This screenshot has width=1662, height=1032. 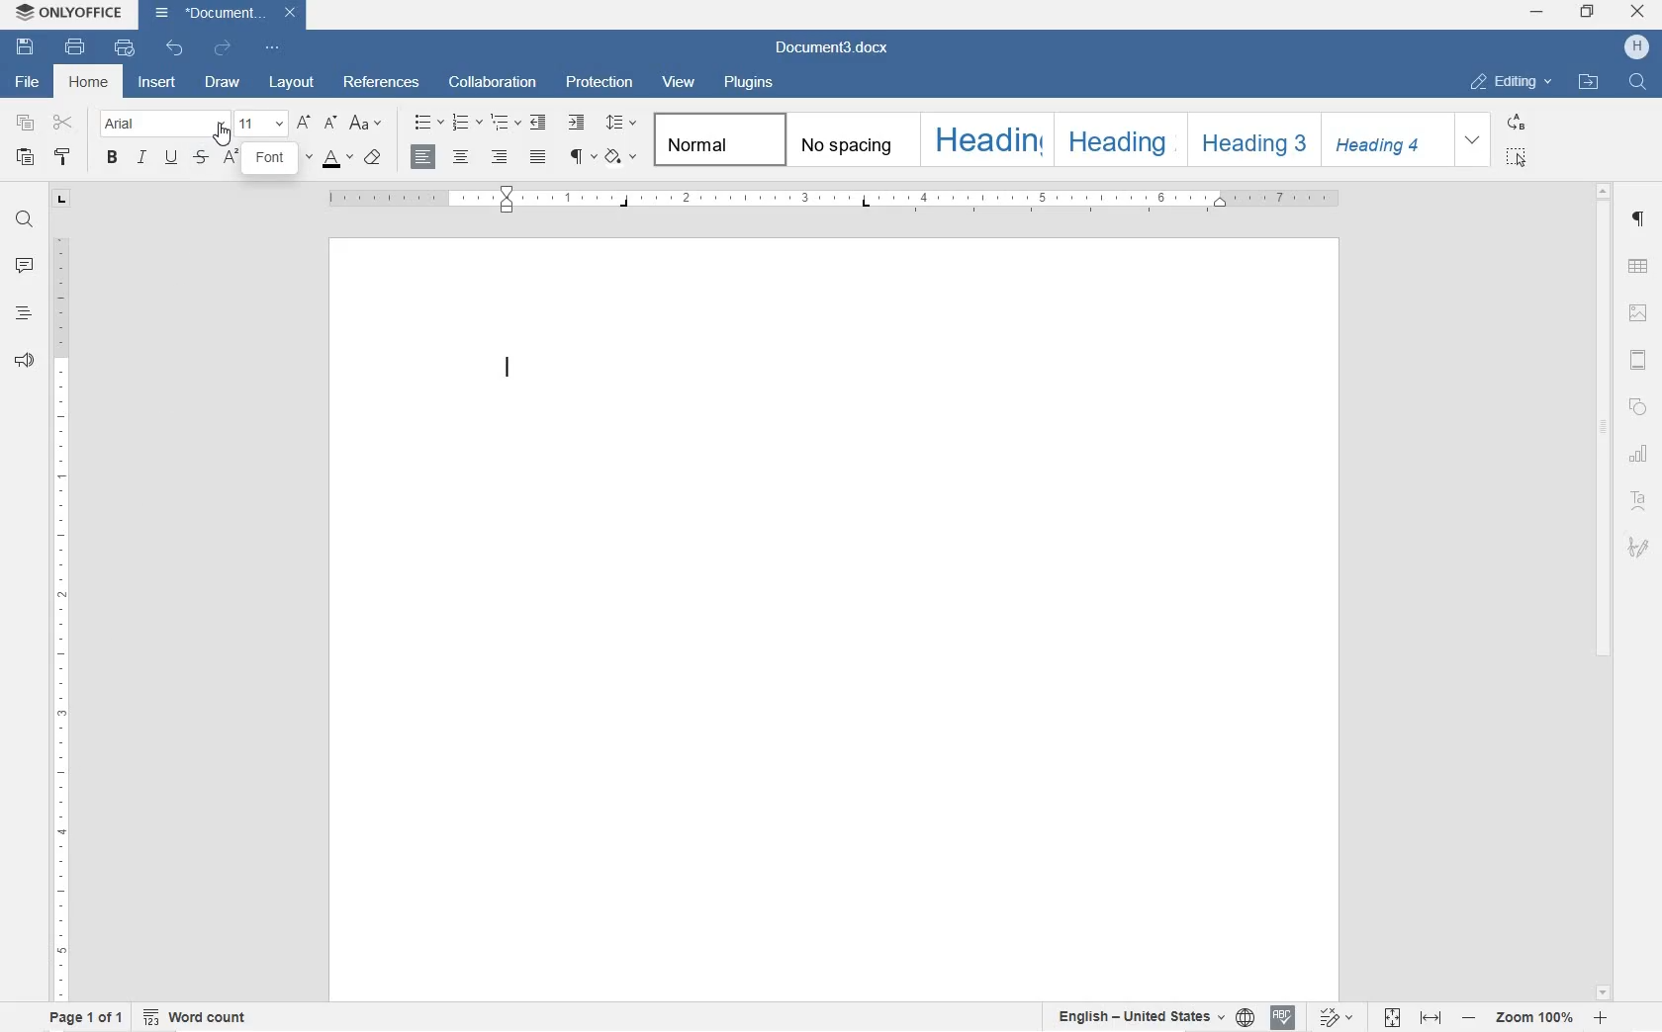 I want to click on CUSTOMIZE QUICK ACCESS TOOLBAR, so click(x=273, y=48).